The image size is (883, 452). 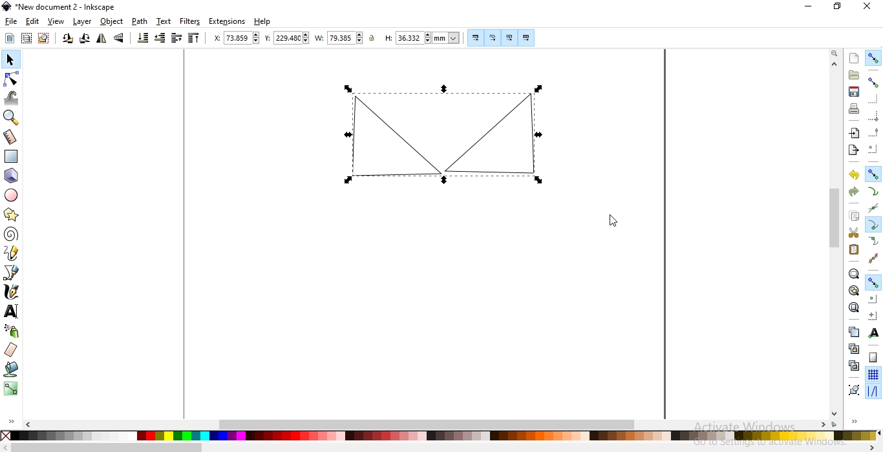 I want to click on create and edit gradients, so click(x=10, y=389).